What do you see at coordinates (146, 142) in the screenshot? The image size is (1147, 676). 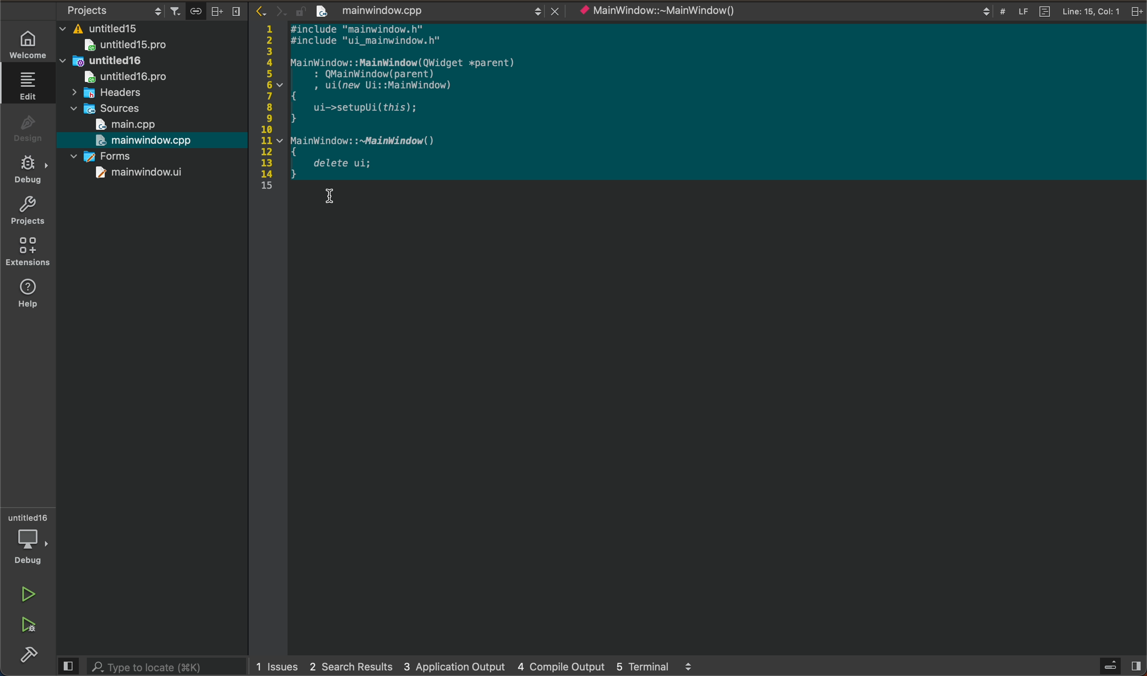 I see `mainwindow.cpp` at bounding box center [146, 142].